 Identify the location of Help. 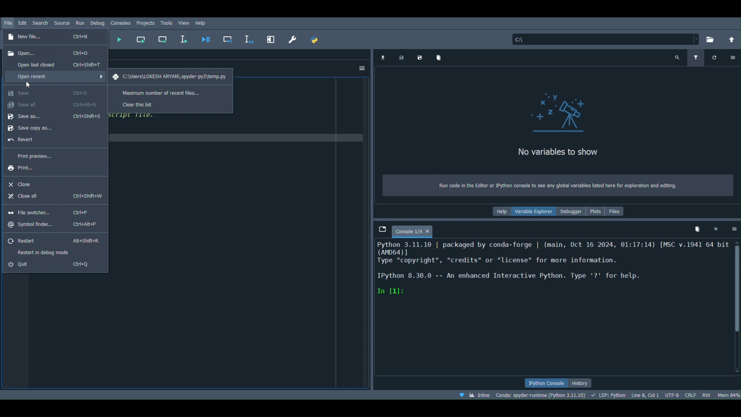
(204, 22).